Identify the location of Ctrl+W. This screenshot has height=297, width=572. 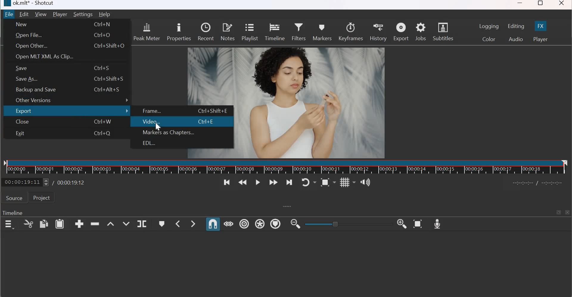
(105, 122).